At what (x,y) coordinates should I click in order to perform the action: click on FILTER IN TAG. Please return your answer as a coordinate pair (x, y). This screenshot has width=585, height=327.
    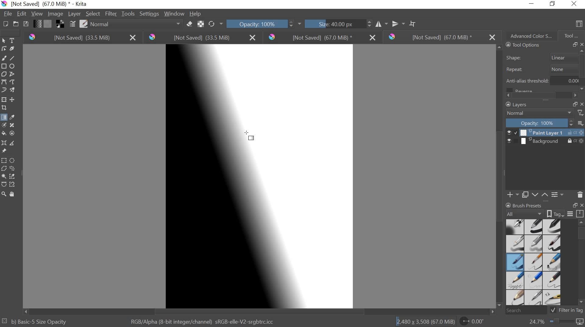
    Looking at the image, I should click on (572, 311).